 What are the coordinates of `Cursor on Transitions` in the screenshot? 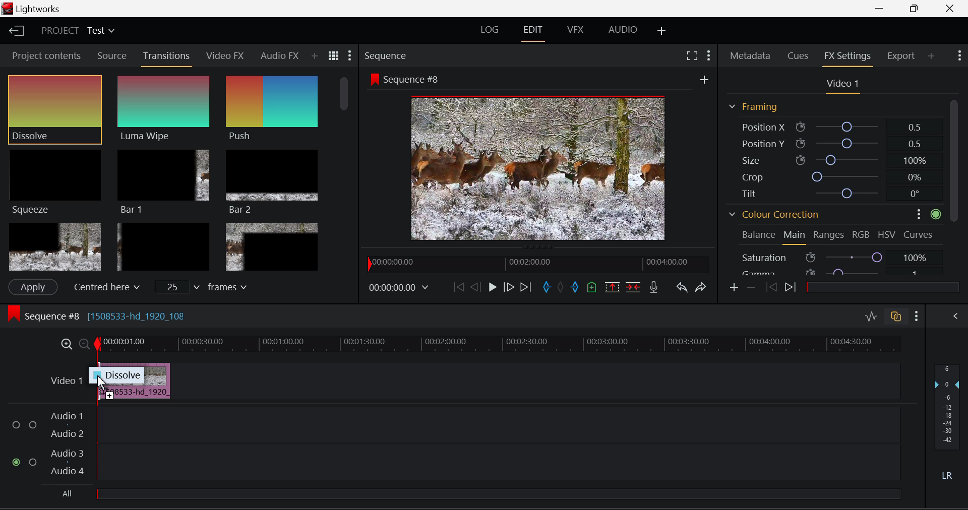 It's located at (167, 57).